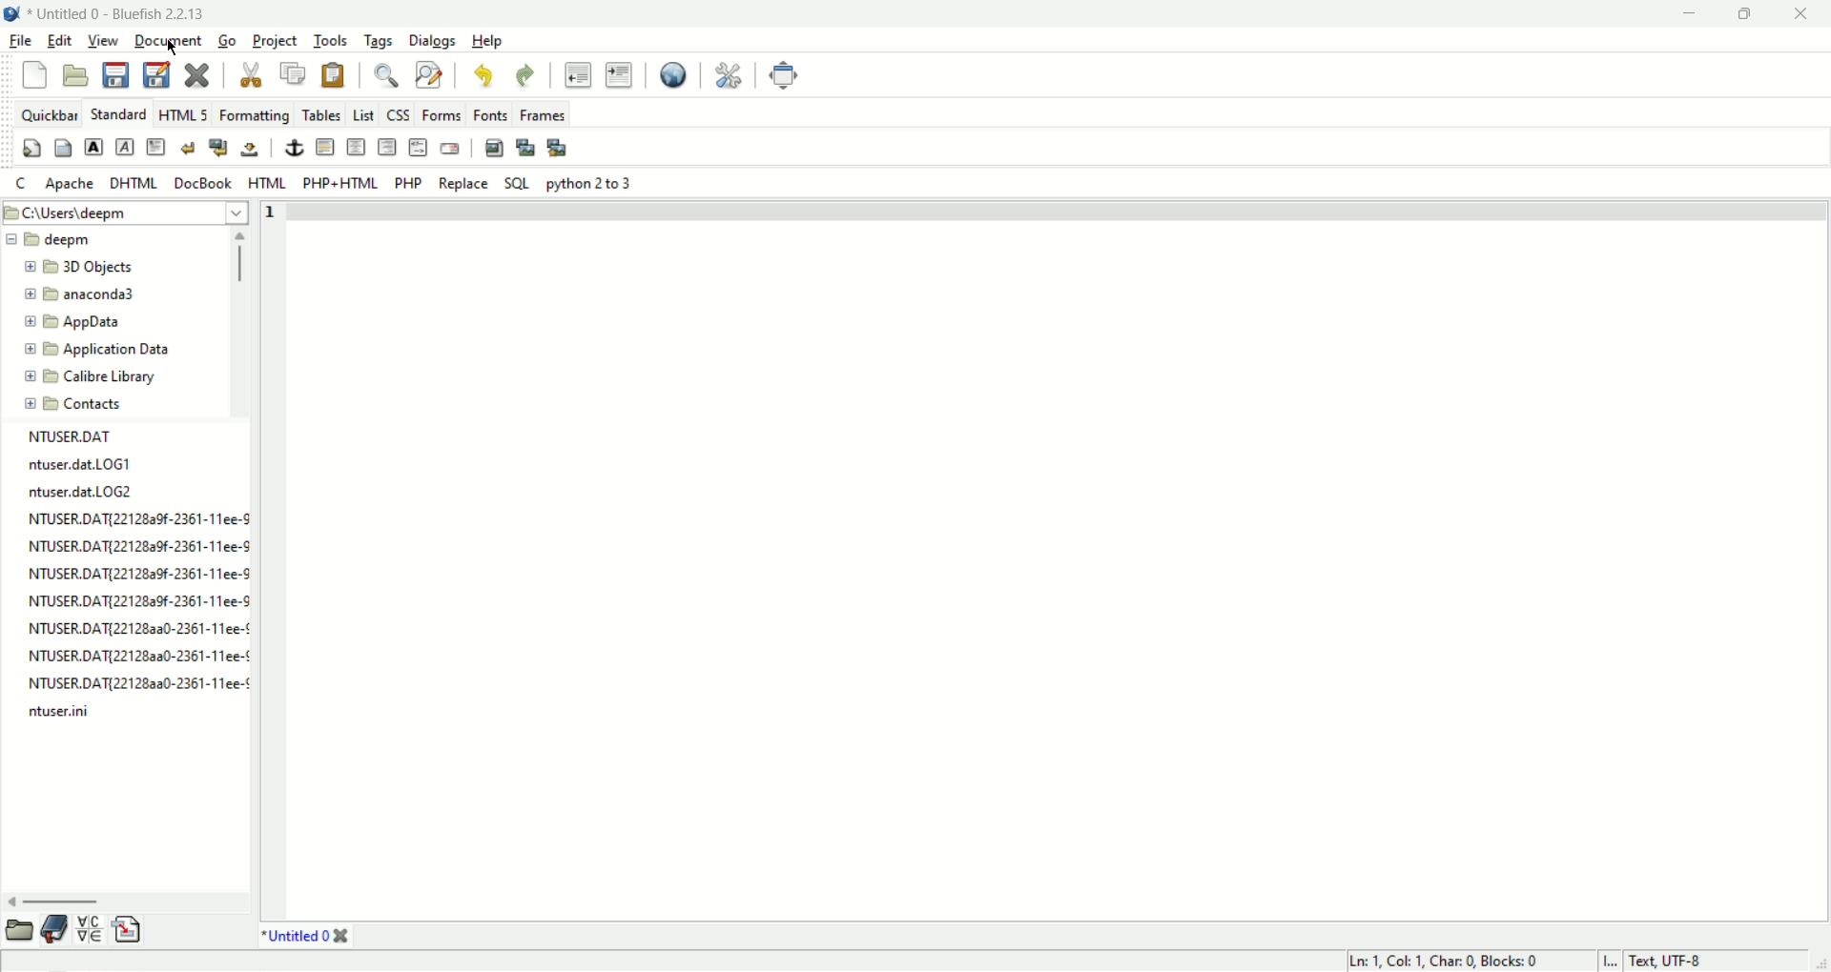 The height and width of the screenshot is (972, 1831). What do you see at coordinates (1460, 961) in the screenshot?
I see `Ln 1, Col 1, Char 0, Blocks:0` at bounding box center [1460, 961].